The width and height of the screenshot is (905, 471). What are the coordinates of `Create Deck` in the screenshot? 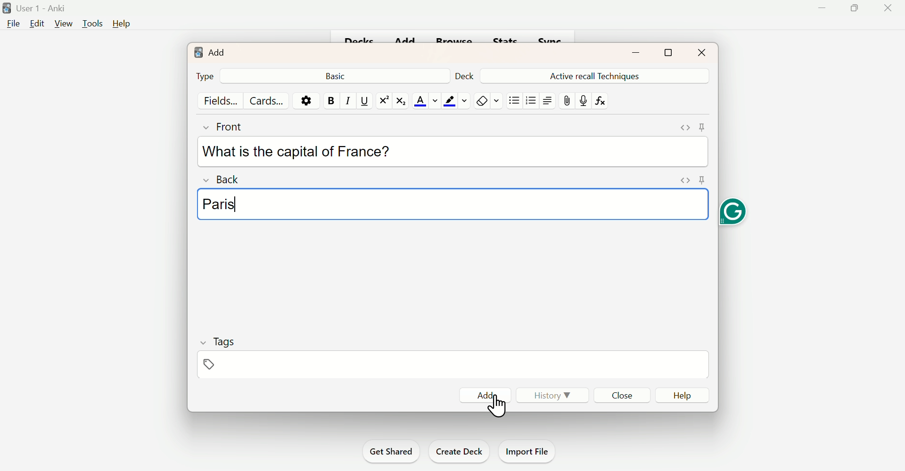 It's located at (460, 451).